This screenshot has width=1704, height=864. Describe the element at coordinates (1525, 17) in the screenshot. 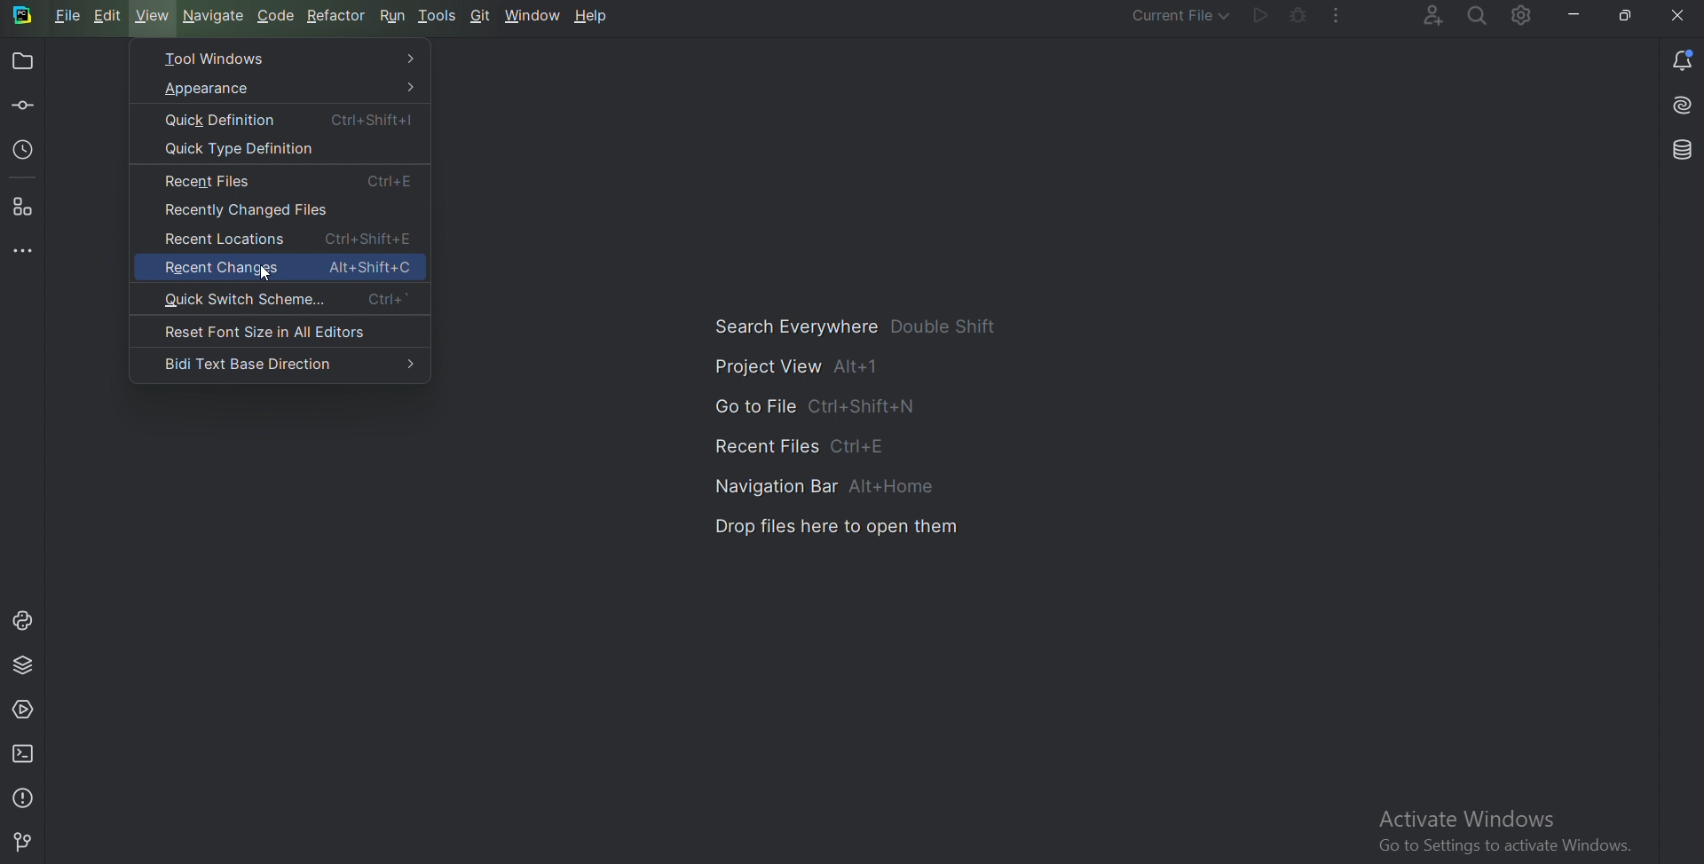

I see `Settings` at that location.